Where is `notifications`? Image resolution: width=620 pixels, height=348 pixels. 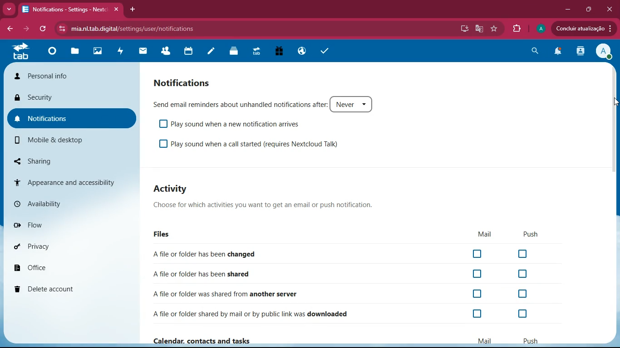
notifications is located at coordinates (68, 120).